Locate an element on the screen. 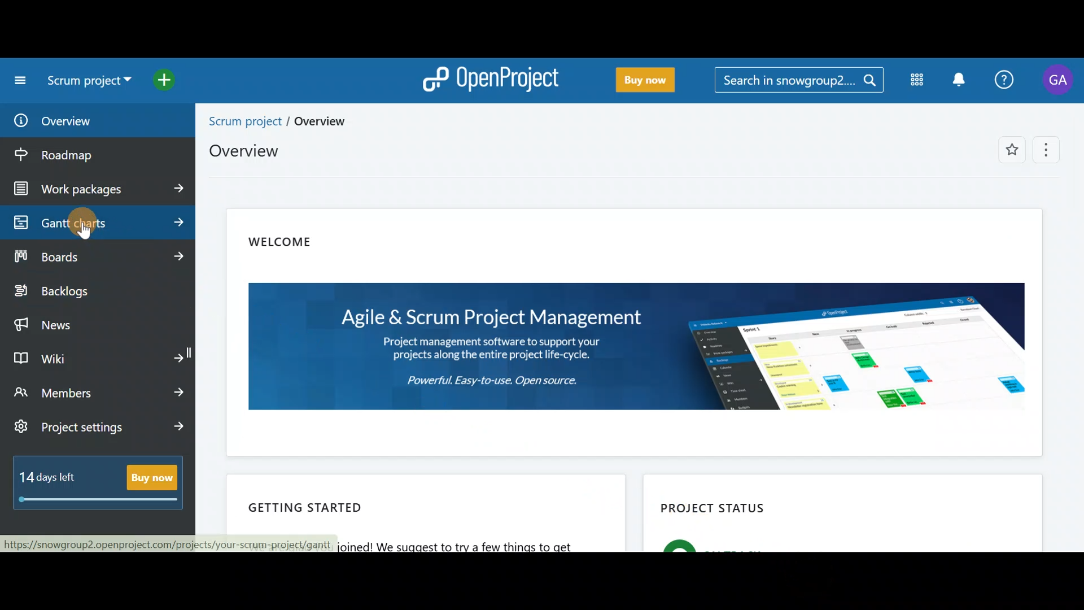  Account name is located at coordinates (1059, 82).